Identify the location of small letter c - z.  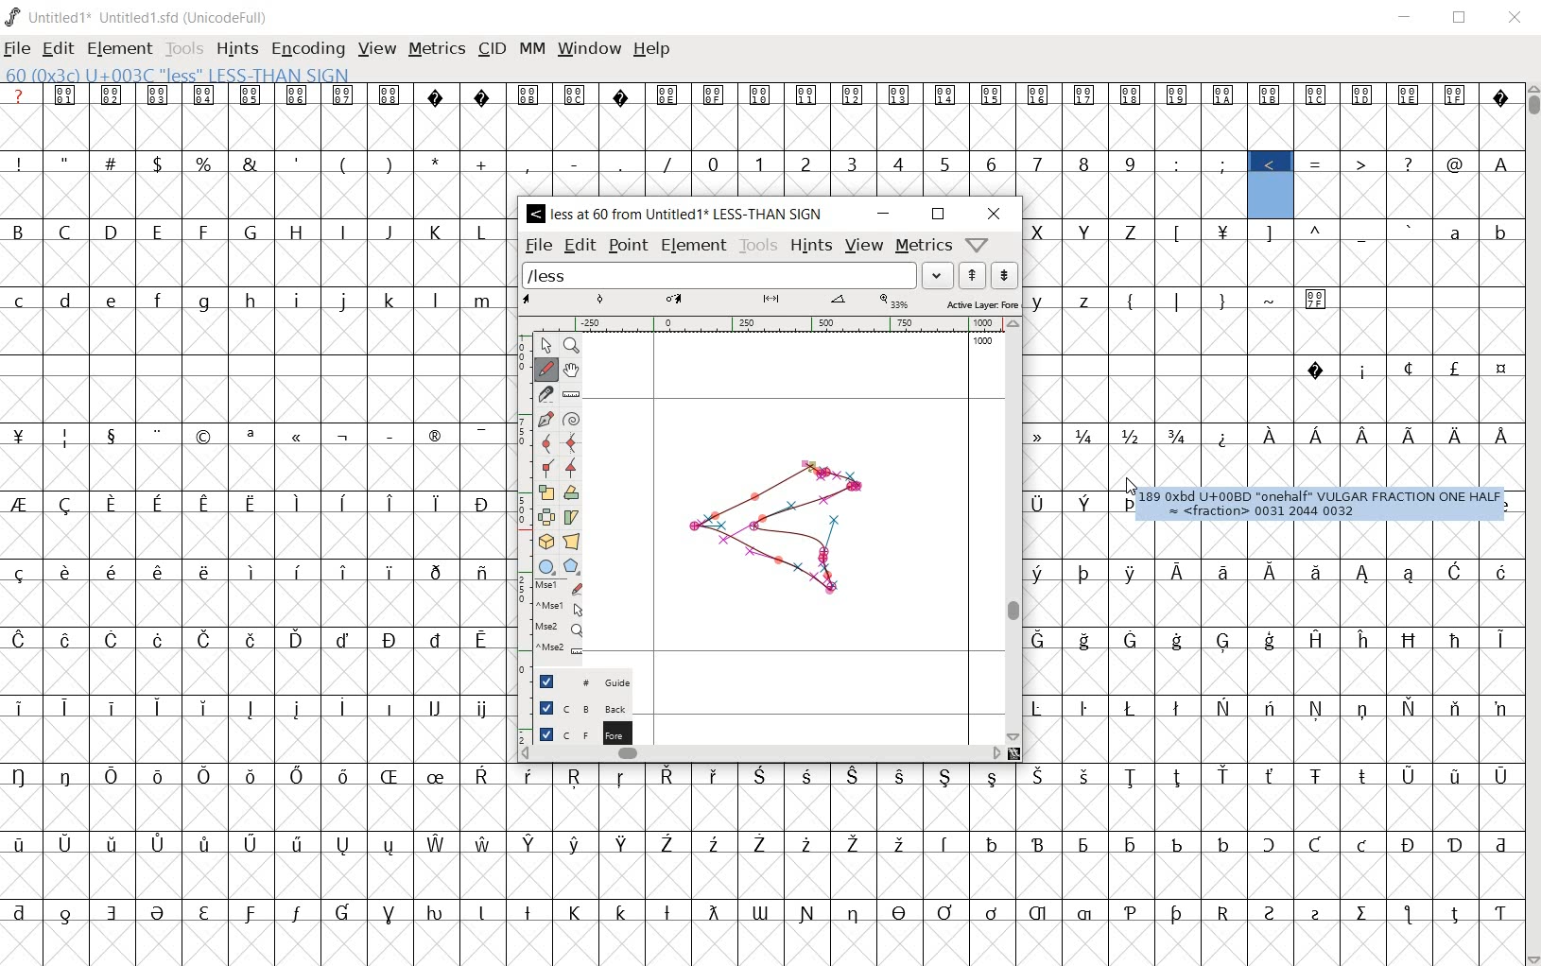
(255, 297).